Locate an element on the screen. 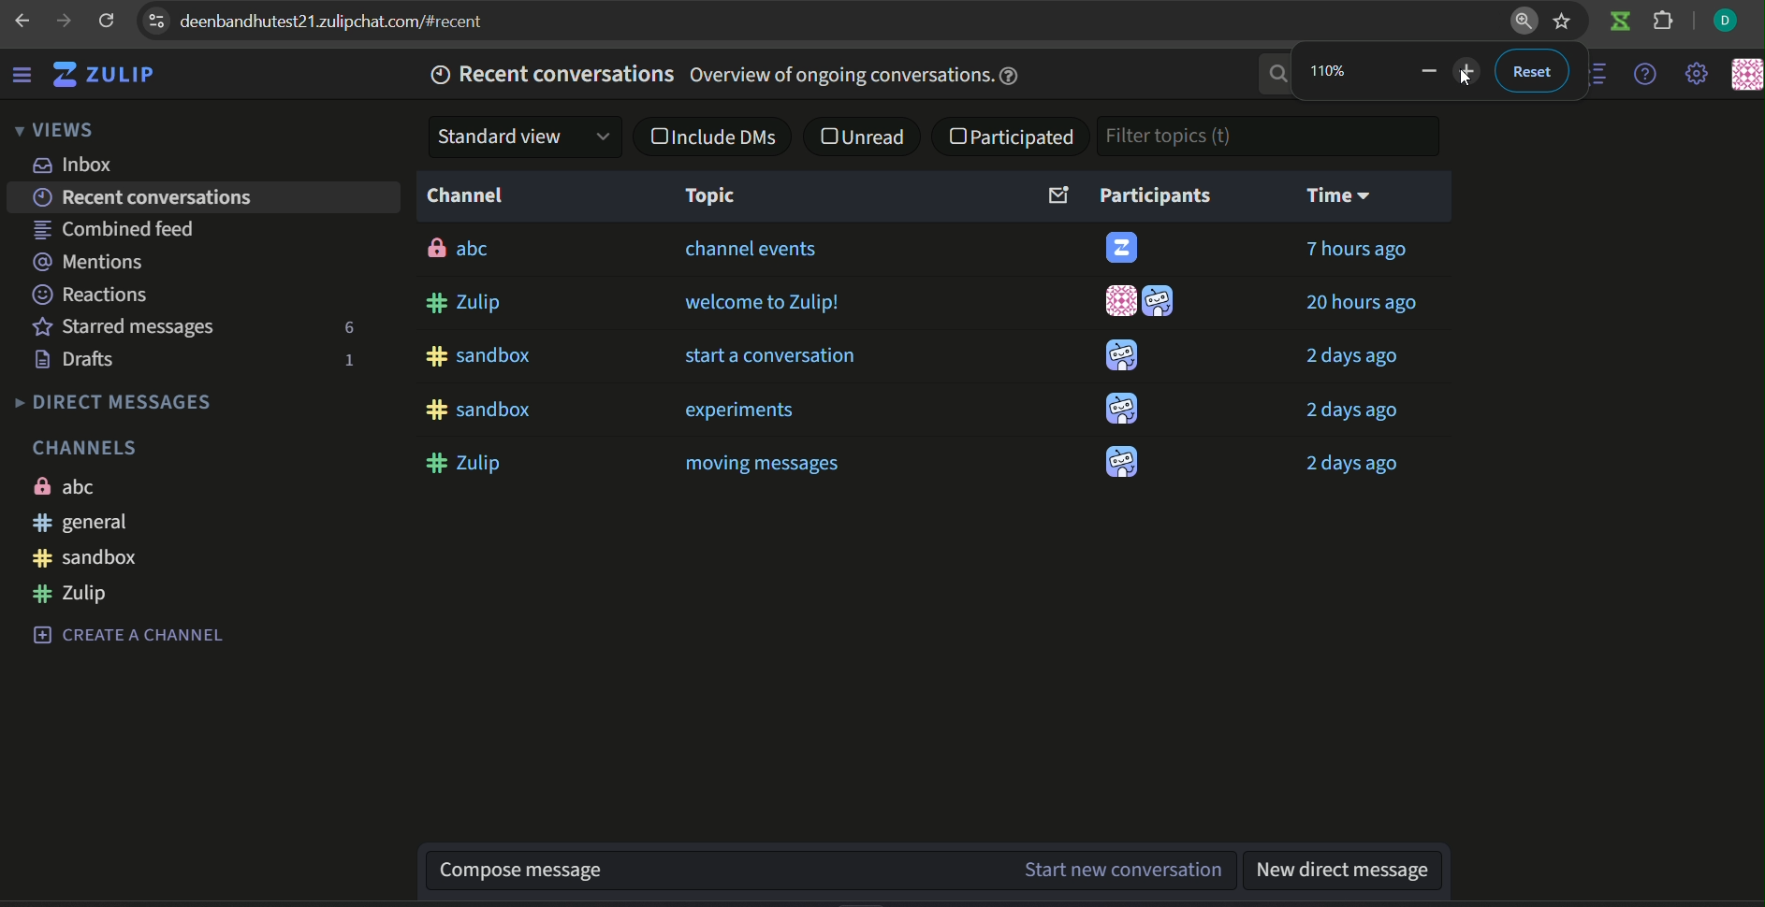  ABC is located at coordinates (69, 485).